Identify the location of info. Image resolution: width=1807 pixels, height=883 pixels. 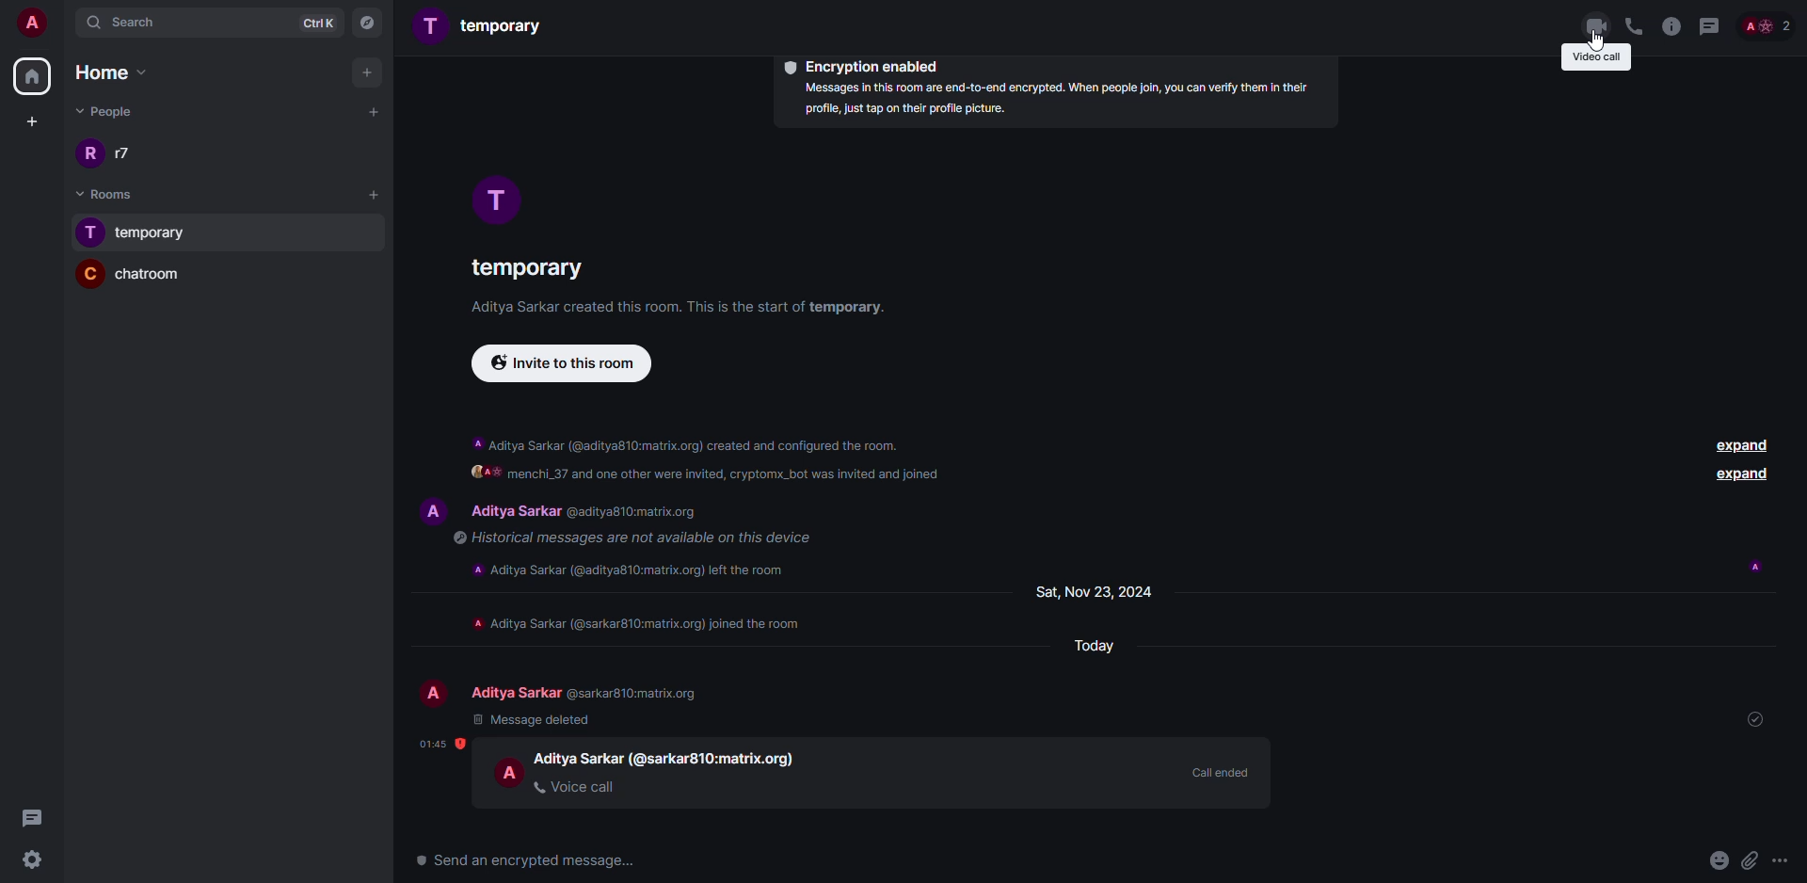
(709, 460).